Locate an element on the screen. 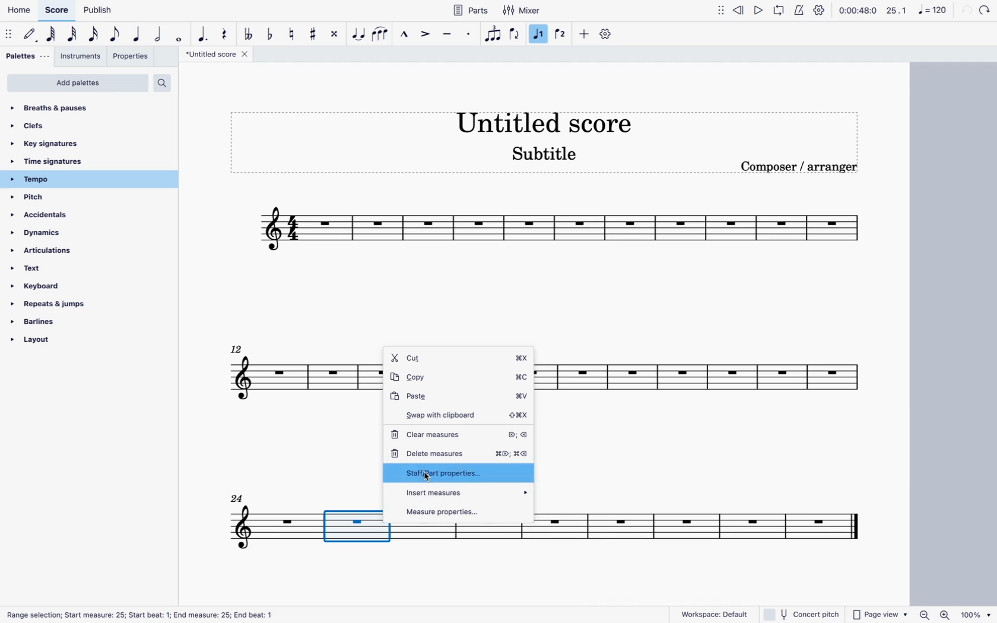 This screenshot has height=623, width=997. tie is located at coordinates (358, 33).